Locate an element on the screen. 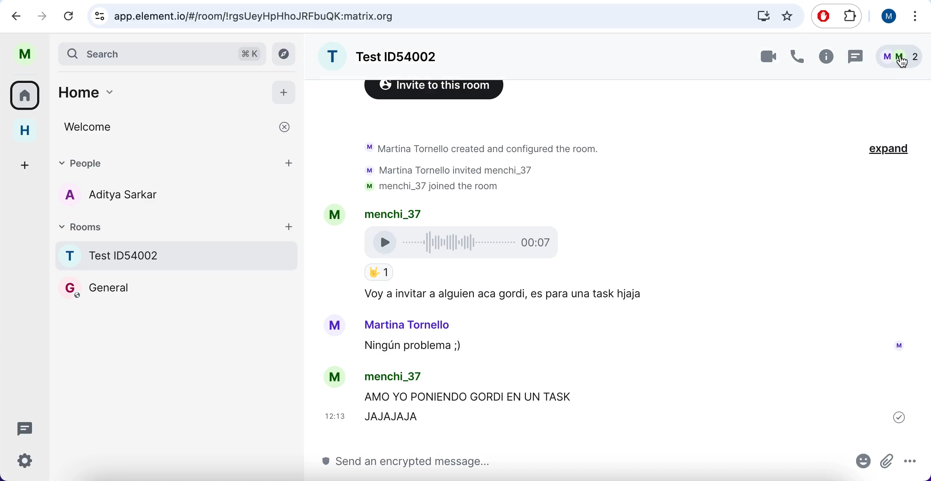 Image resolution: width=931 pixels, height=481 pixels. sent is located at coordinates (899, 417).